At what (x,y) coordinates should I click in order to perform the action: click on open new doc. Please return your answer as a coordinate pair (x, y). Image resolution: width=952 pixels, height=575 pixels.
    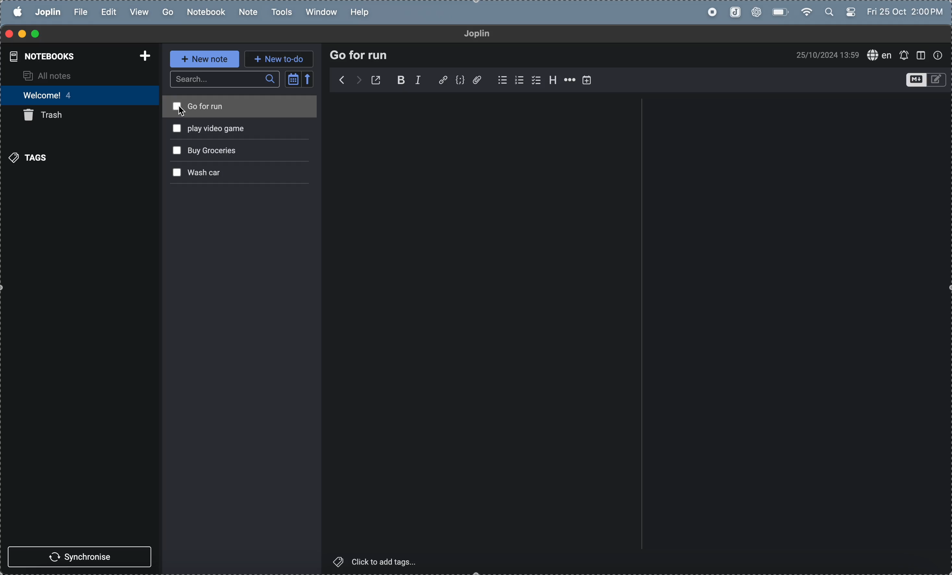
    Looking at the image, I should click on (377, 78).